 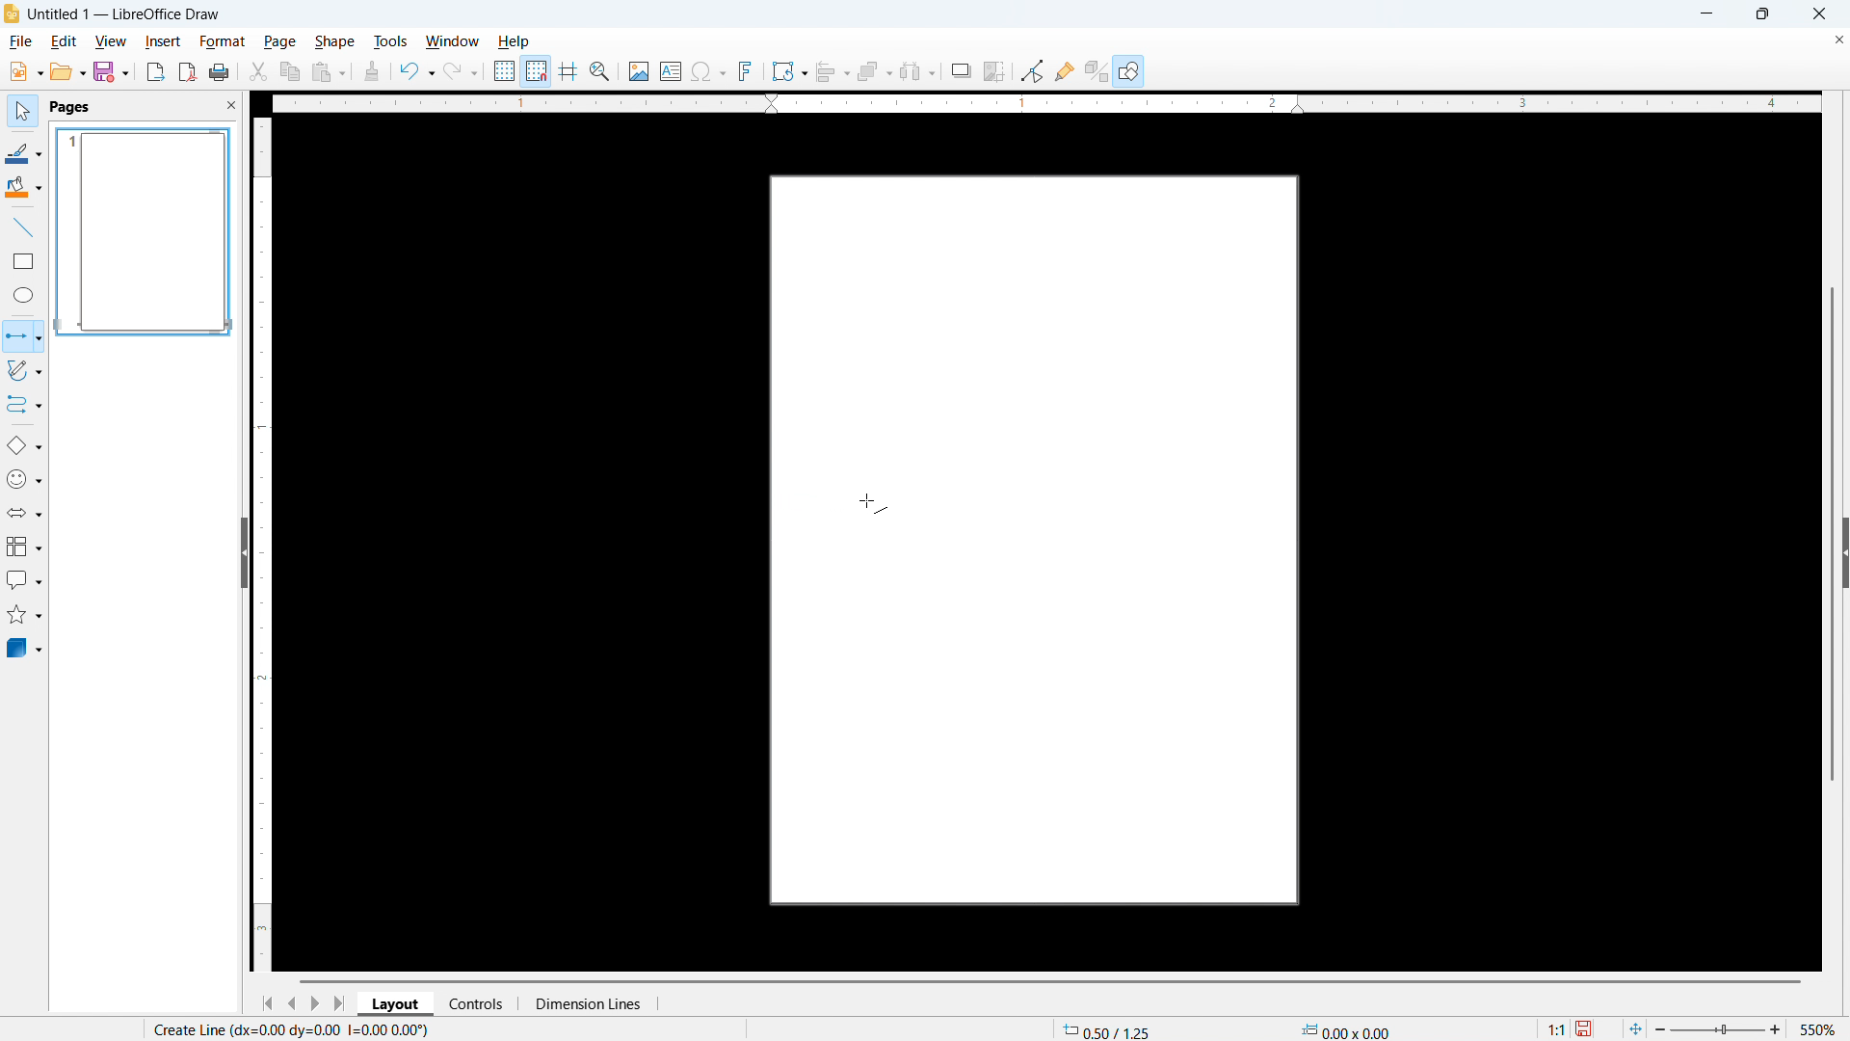 What do you see at coordinates (67, 71) in the screenshot?
I see `open ` at bounding box center [67, 71].